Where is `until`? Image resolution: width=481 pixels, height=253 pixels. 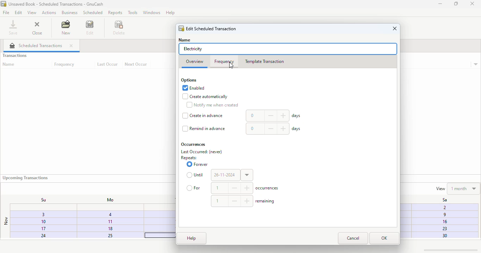
until is located at coordinates (196, 175).